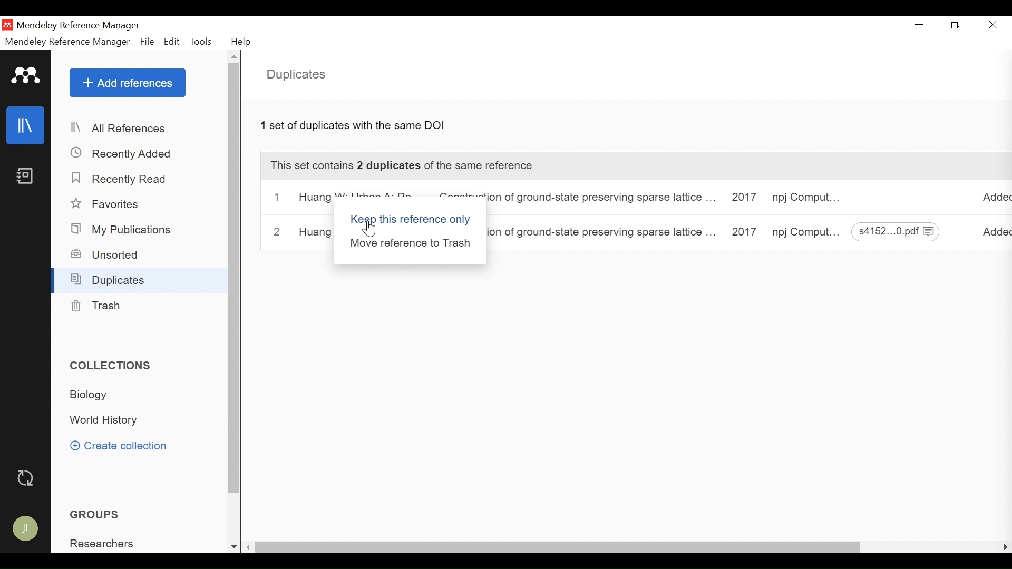  I want to click on 1, so click(278, 198).